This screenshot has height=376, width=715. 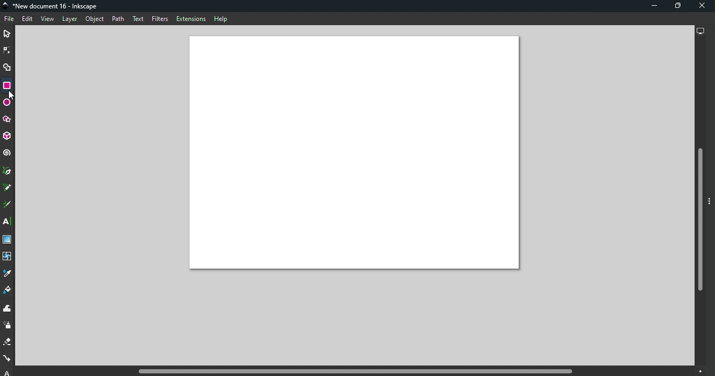 I want to click on Object, so click(x=95, y=19).